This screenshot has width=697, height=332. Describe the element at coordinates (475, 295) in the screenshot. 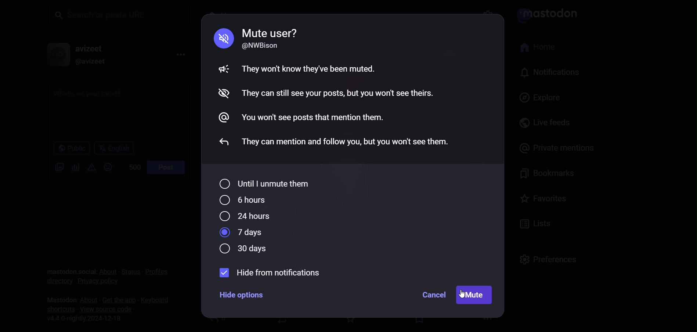

I see `mute` at that location.